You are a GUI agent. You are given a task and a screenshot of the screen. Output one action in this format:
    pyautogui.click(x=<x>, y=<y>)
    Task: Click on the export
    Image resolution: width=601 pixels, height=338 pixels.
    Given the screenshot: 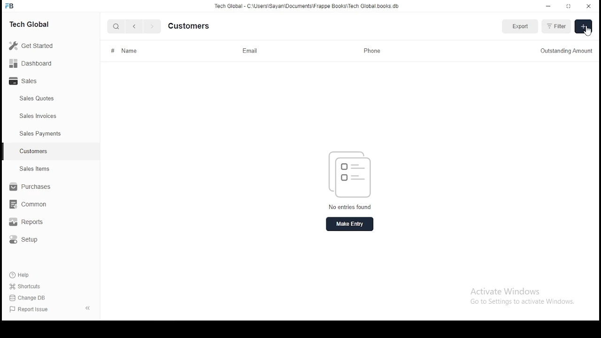 What is the action you would take?
    pyautogui.click(x=519, y=27)
    